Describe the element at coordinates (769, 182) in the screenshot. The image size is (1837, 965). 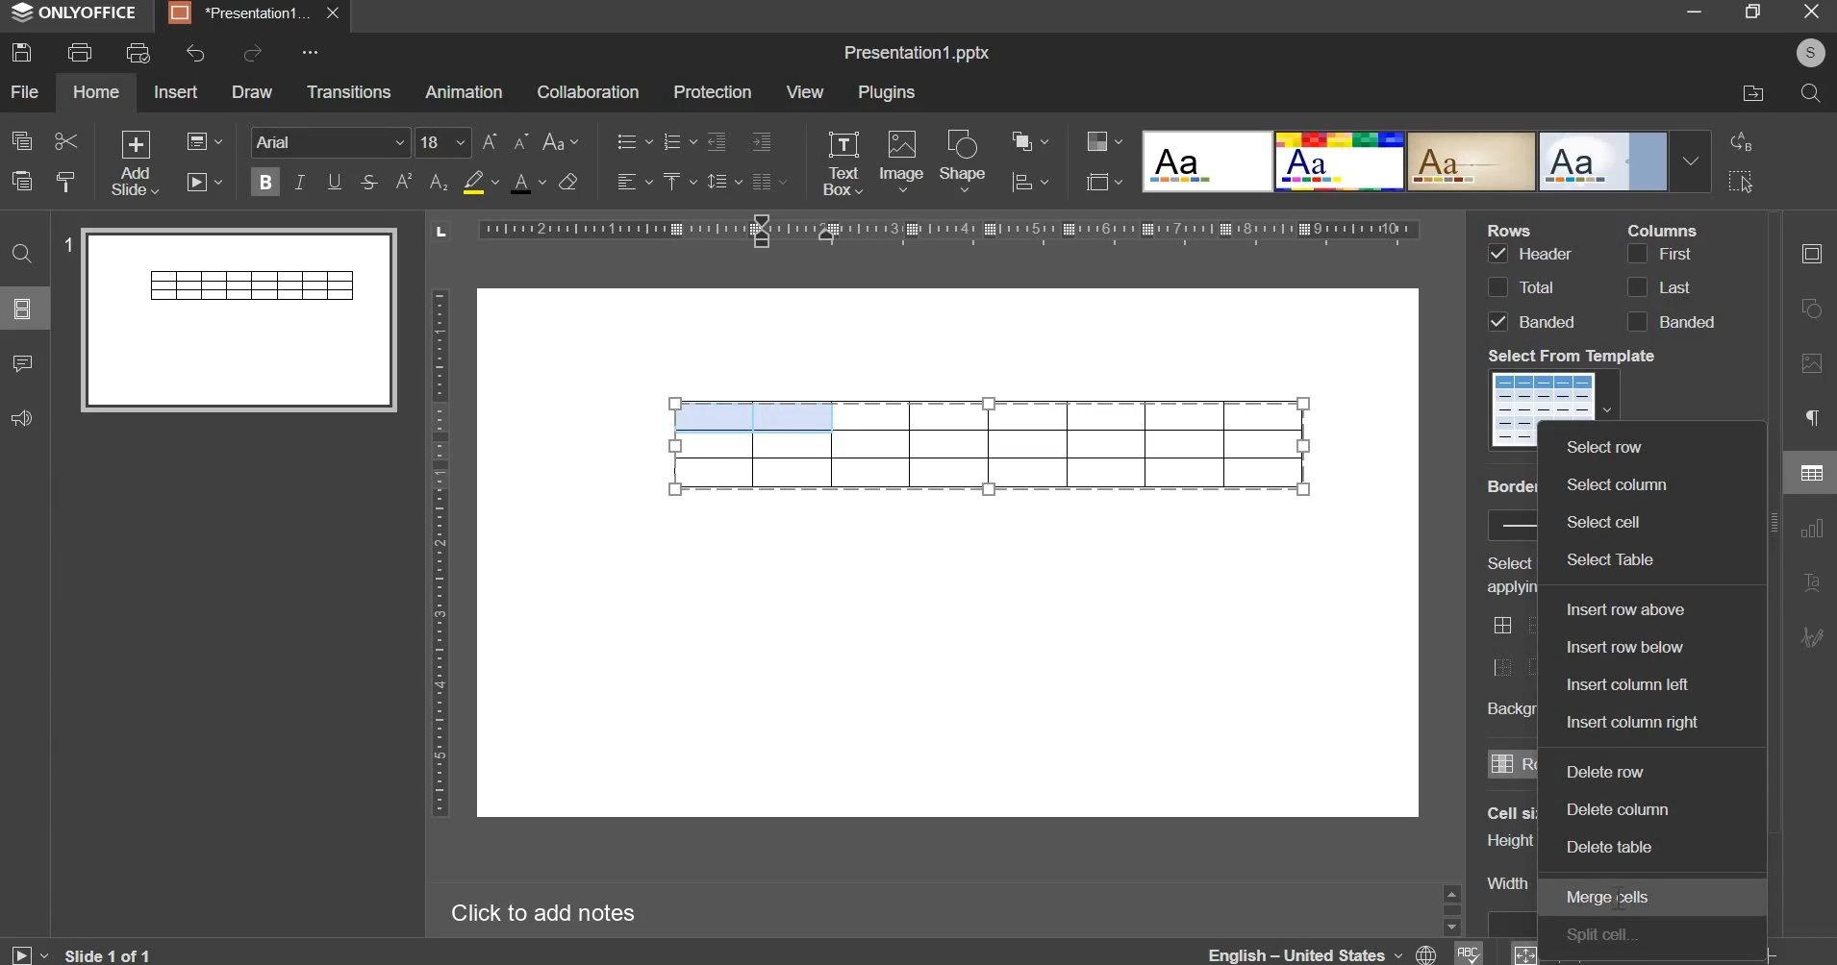
I see `justified` at that location.